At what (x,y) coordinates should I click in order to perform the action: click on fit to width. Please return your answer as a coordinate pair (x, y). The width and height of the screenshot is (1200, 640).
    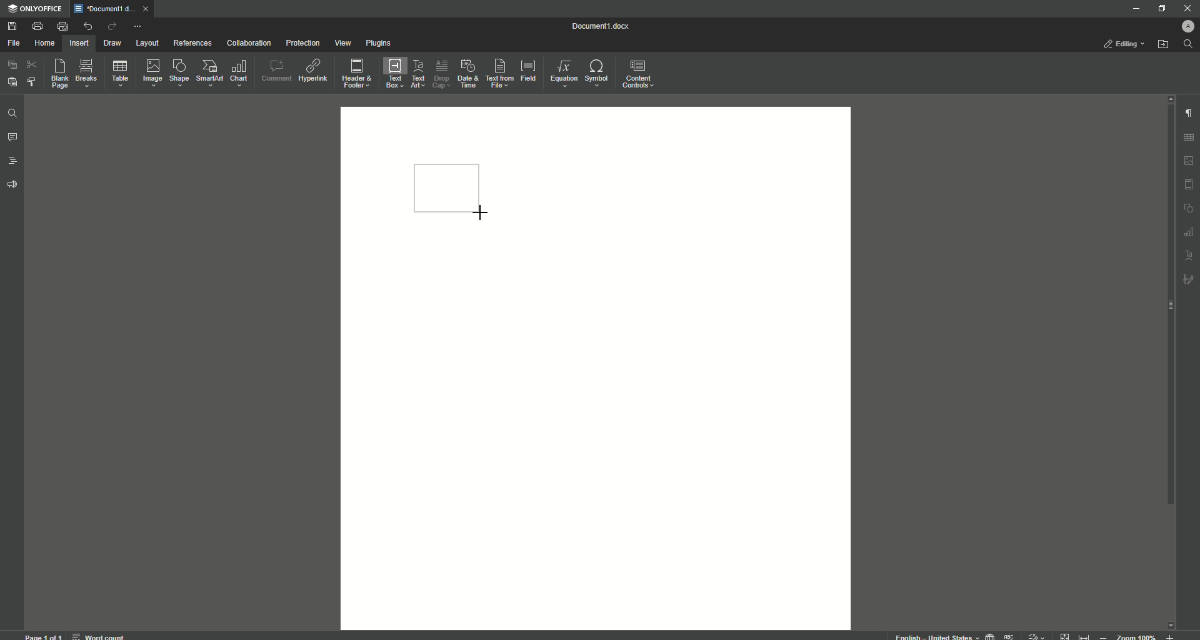
    Looking at the image, I should click on (1086, 635).